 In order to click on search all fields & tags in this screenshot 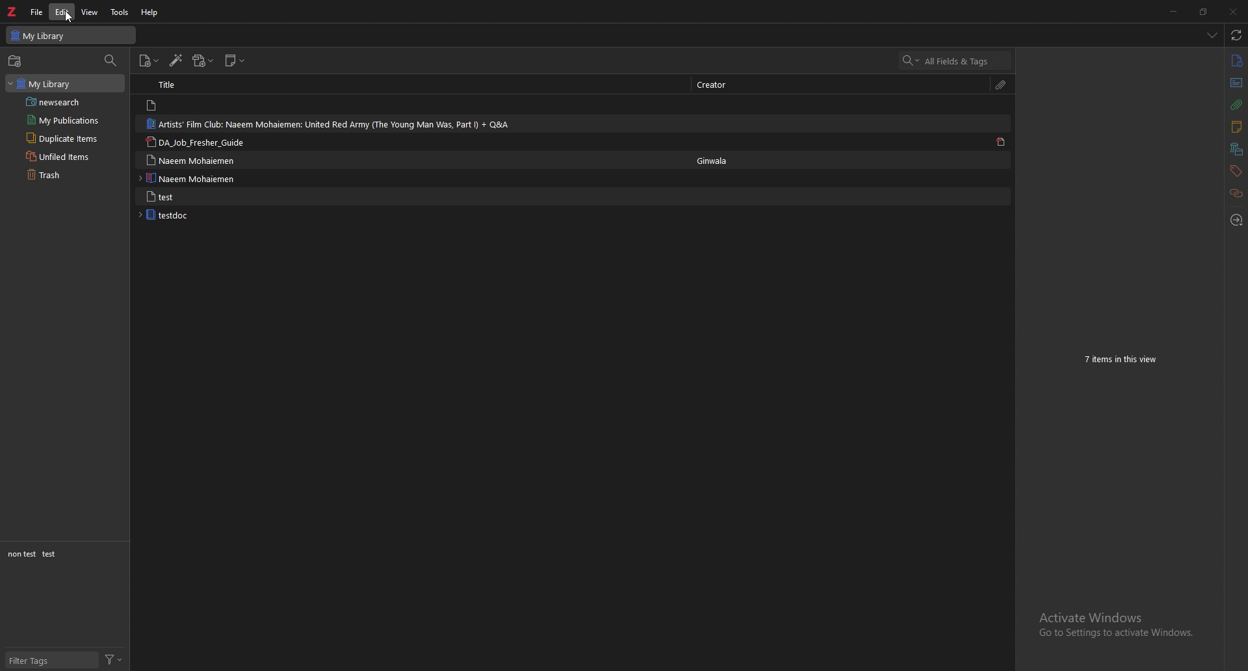, I will do `click(955, 60)`.